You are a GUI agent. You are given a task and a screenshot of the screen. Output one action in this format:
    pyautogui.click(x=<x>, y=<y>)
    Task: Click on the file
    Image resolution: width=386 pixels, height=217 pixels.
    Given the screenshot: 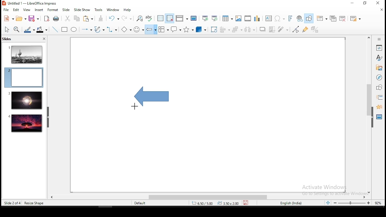 What is the action you would take?
    pyautogui.click(x=6, y=10)
    